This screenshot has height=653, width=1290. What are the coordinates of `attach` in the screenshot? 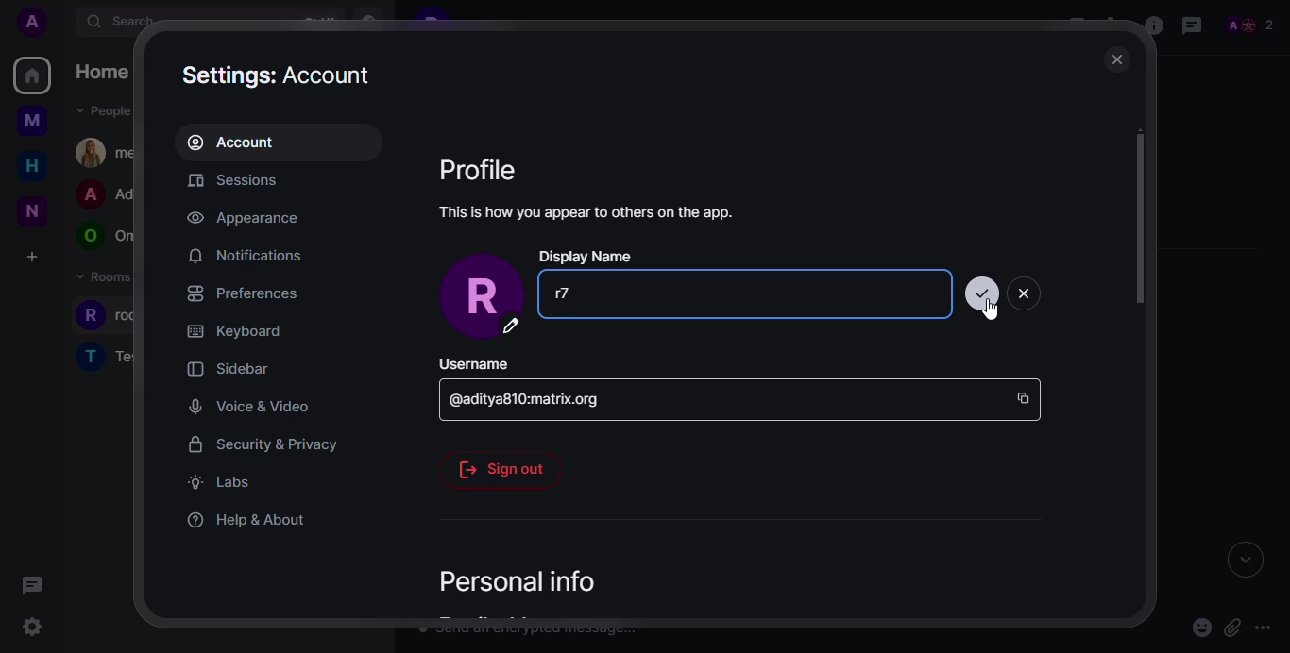 It's located at (1233, 628).